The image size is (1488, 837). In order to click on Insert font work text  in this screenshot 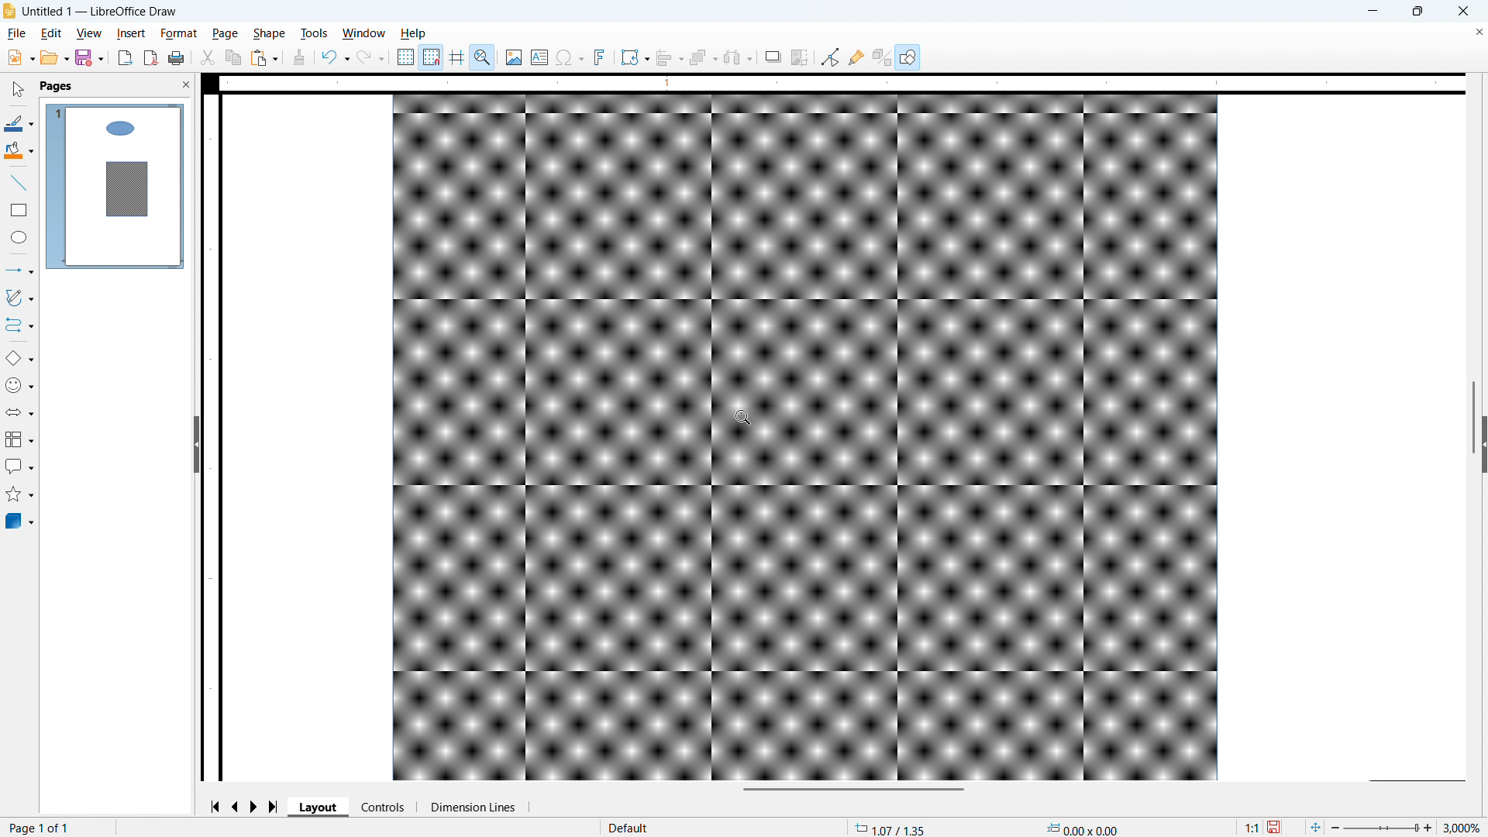, I will do `click(601, 57)`.